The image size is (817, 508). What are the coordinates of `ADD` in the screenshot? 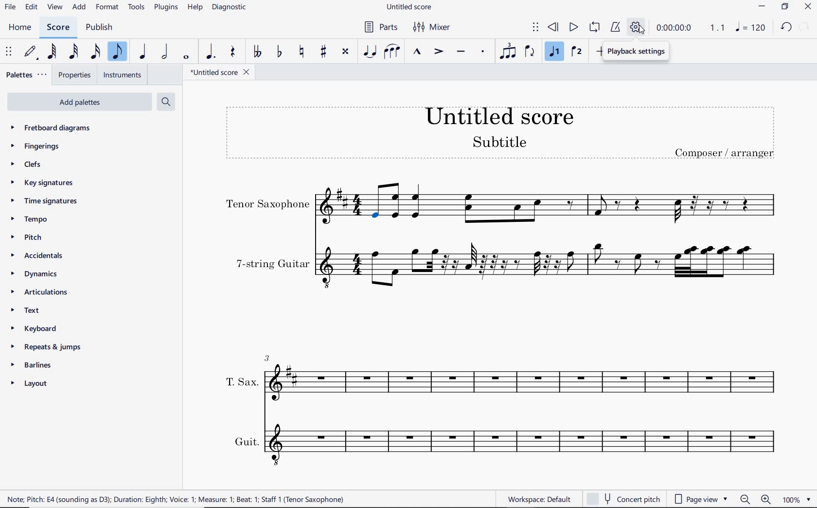 It's located at (80, 6).